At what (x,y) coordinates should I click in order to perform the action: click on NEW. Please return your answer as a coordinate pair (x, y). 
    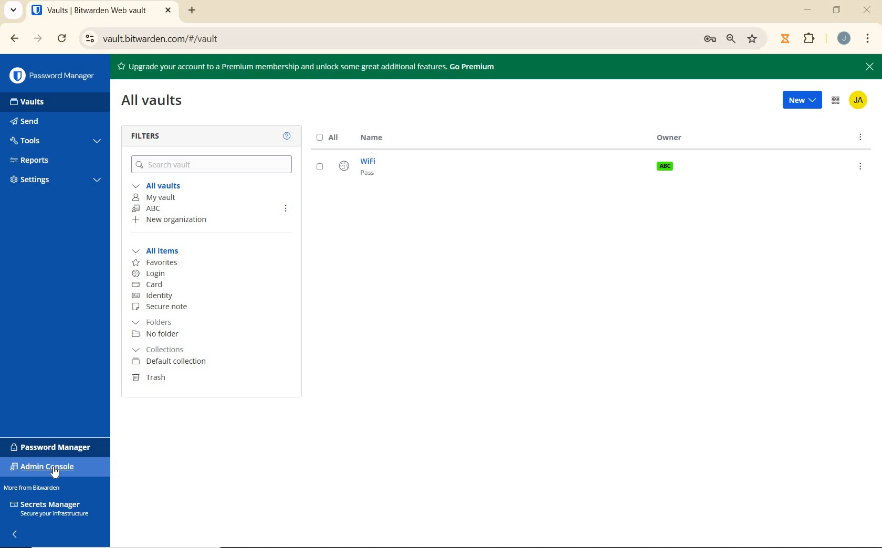
    Looking at the image, I should click on (799, 101).